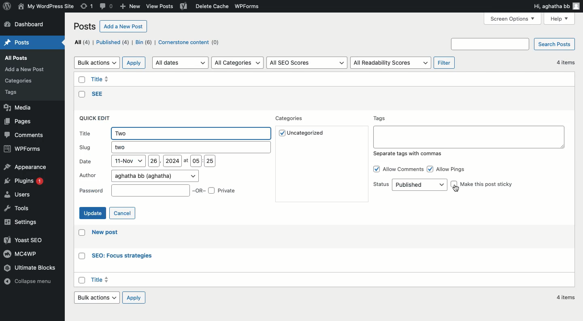 This screenshot has height=321, width=583. I want to click on MC4WP, so click(19, 253).